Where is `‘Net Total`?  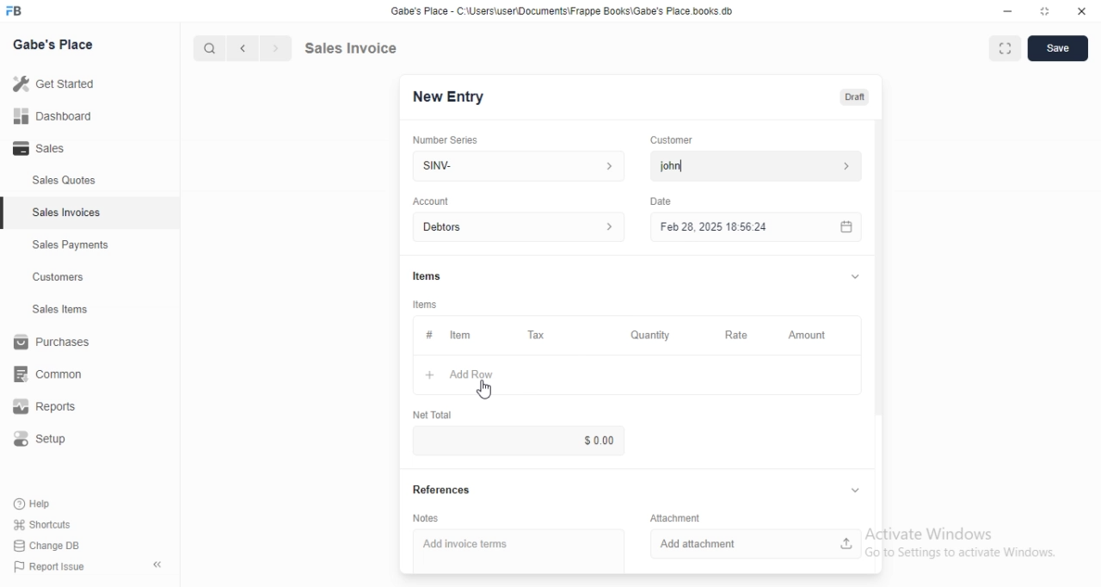
‘Net Total is located at coordinates (434, 413).